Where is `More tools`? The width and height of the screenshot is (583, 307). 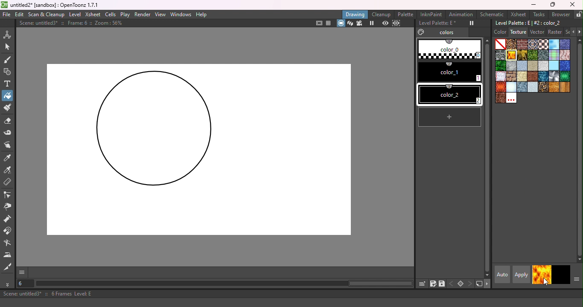
More tools is located at coordinates (9, 284).